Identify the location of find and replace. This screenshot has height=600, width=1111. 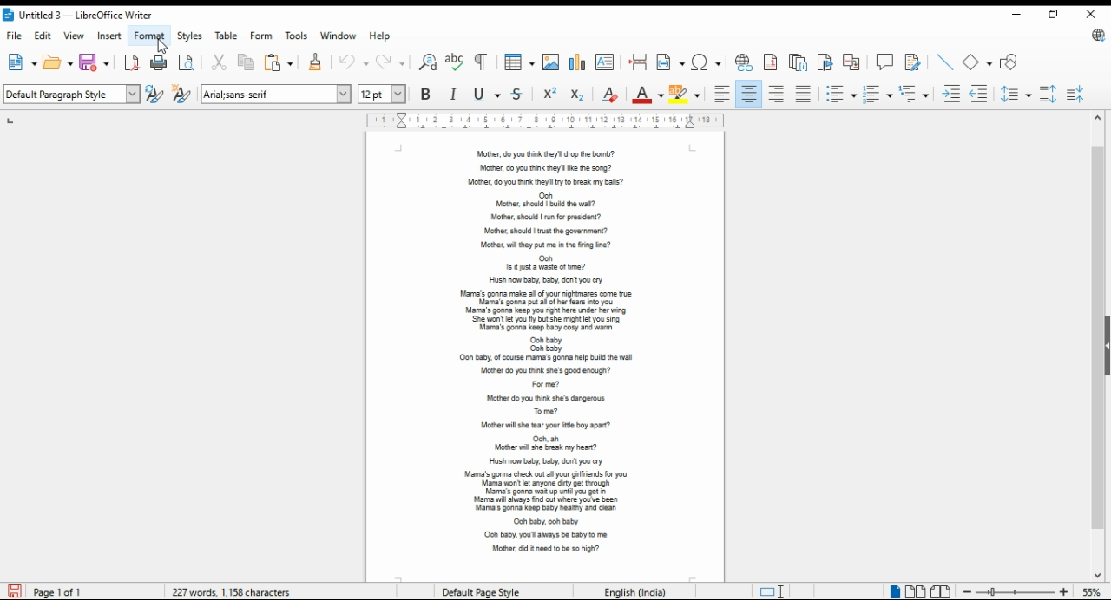
(428, 62).